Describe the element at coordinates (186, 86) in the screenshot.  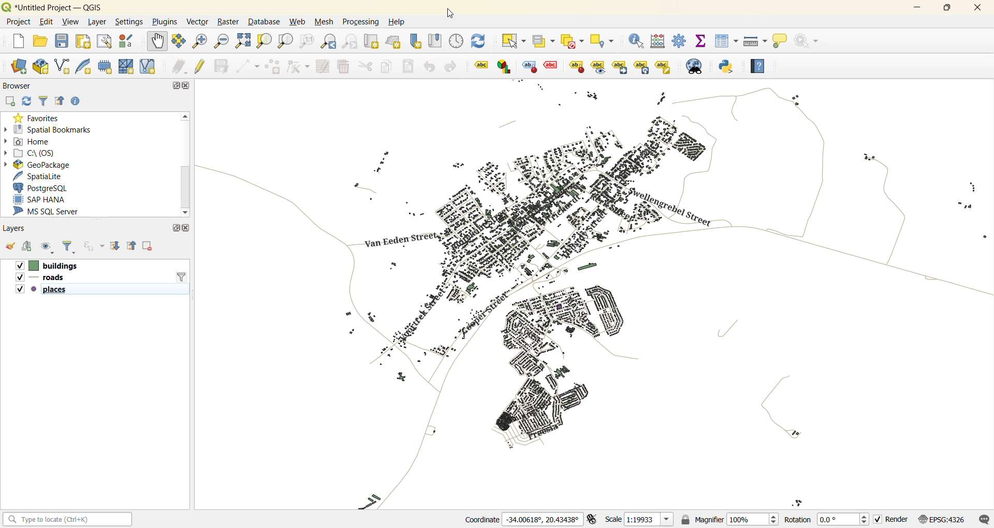
I see `close` at that location.